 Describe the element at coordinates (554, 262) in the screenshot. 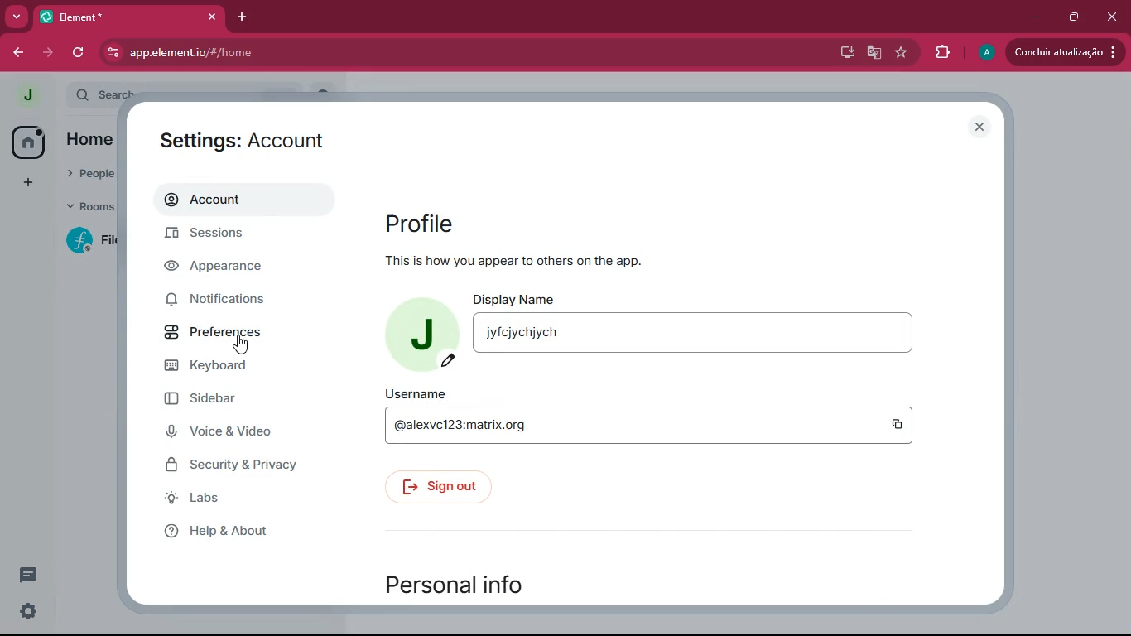

I see `Now, let's help you get started` at that location.